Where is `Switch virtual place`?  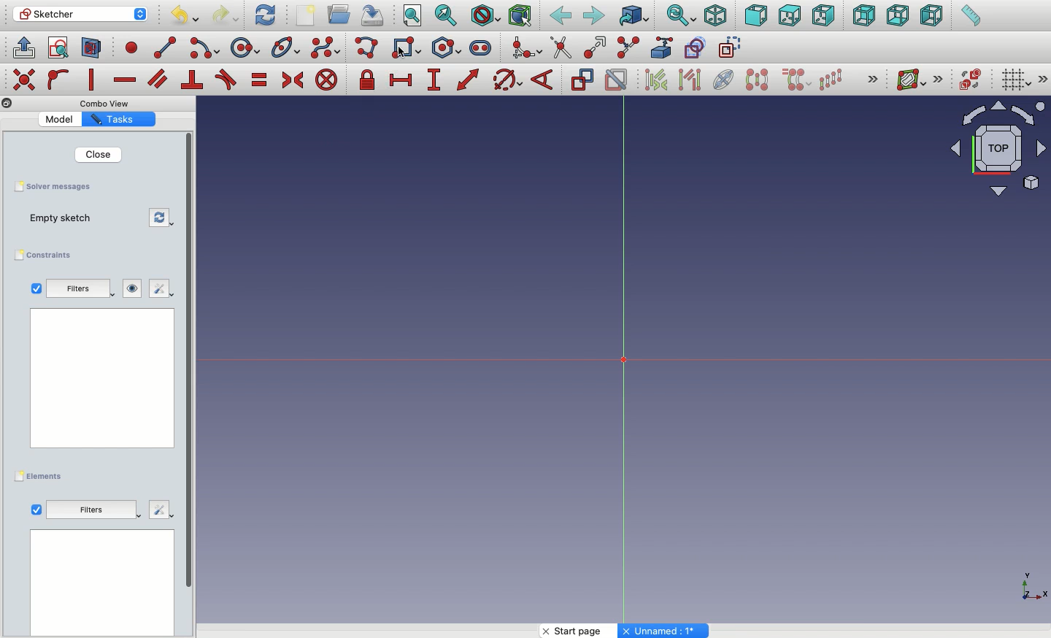
Switch virtual place is located at coordinates (968, 81).